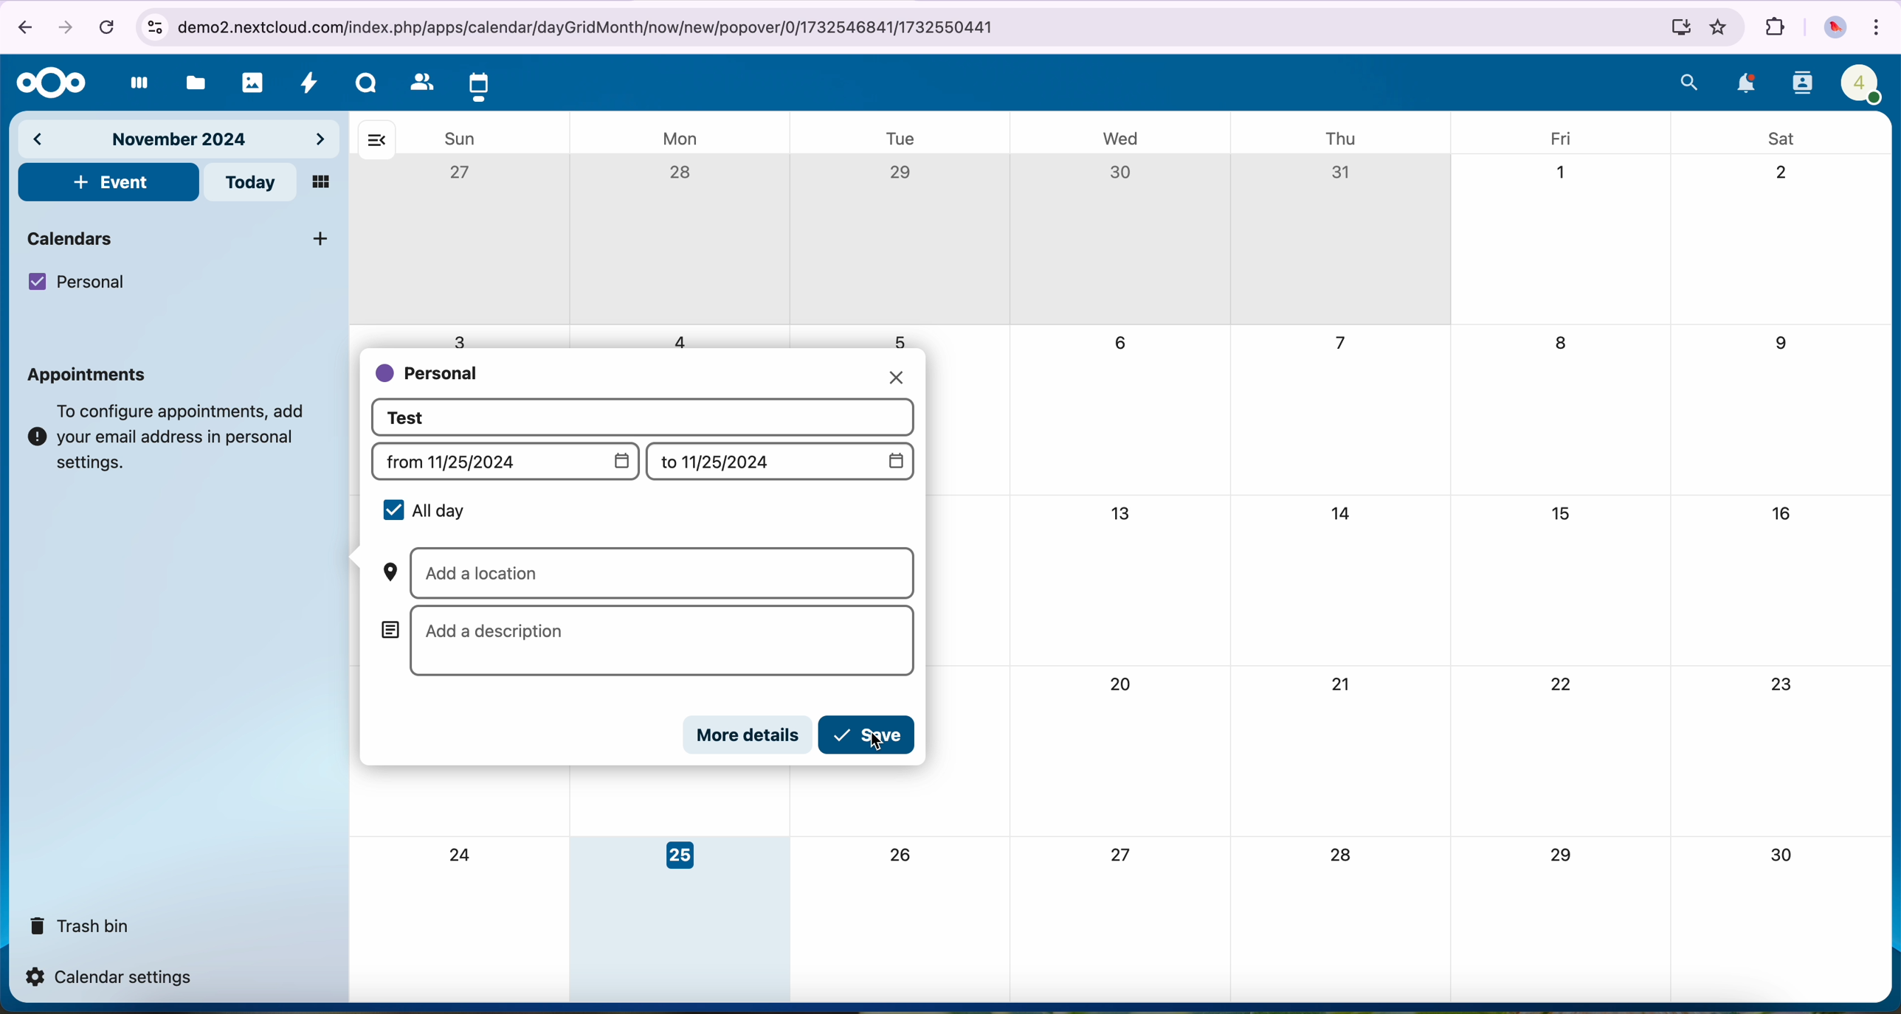  What do you see at coordinates (179, 141) in the screenshot?
I see `november 2024` at bounding box center [179, 141].